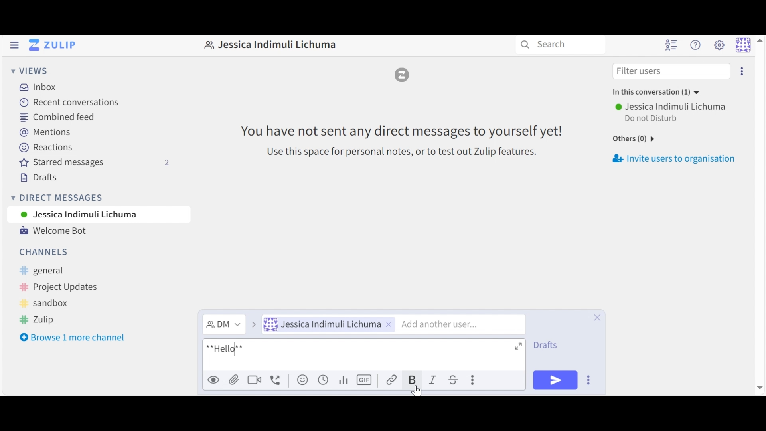 The width and height of the screenshot is (766, 431). What do you see at coordinates (328, 324) in the screenshot?
I see `User` at bounding box center [328, 324].